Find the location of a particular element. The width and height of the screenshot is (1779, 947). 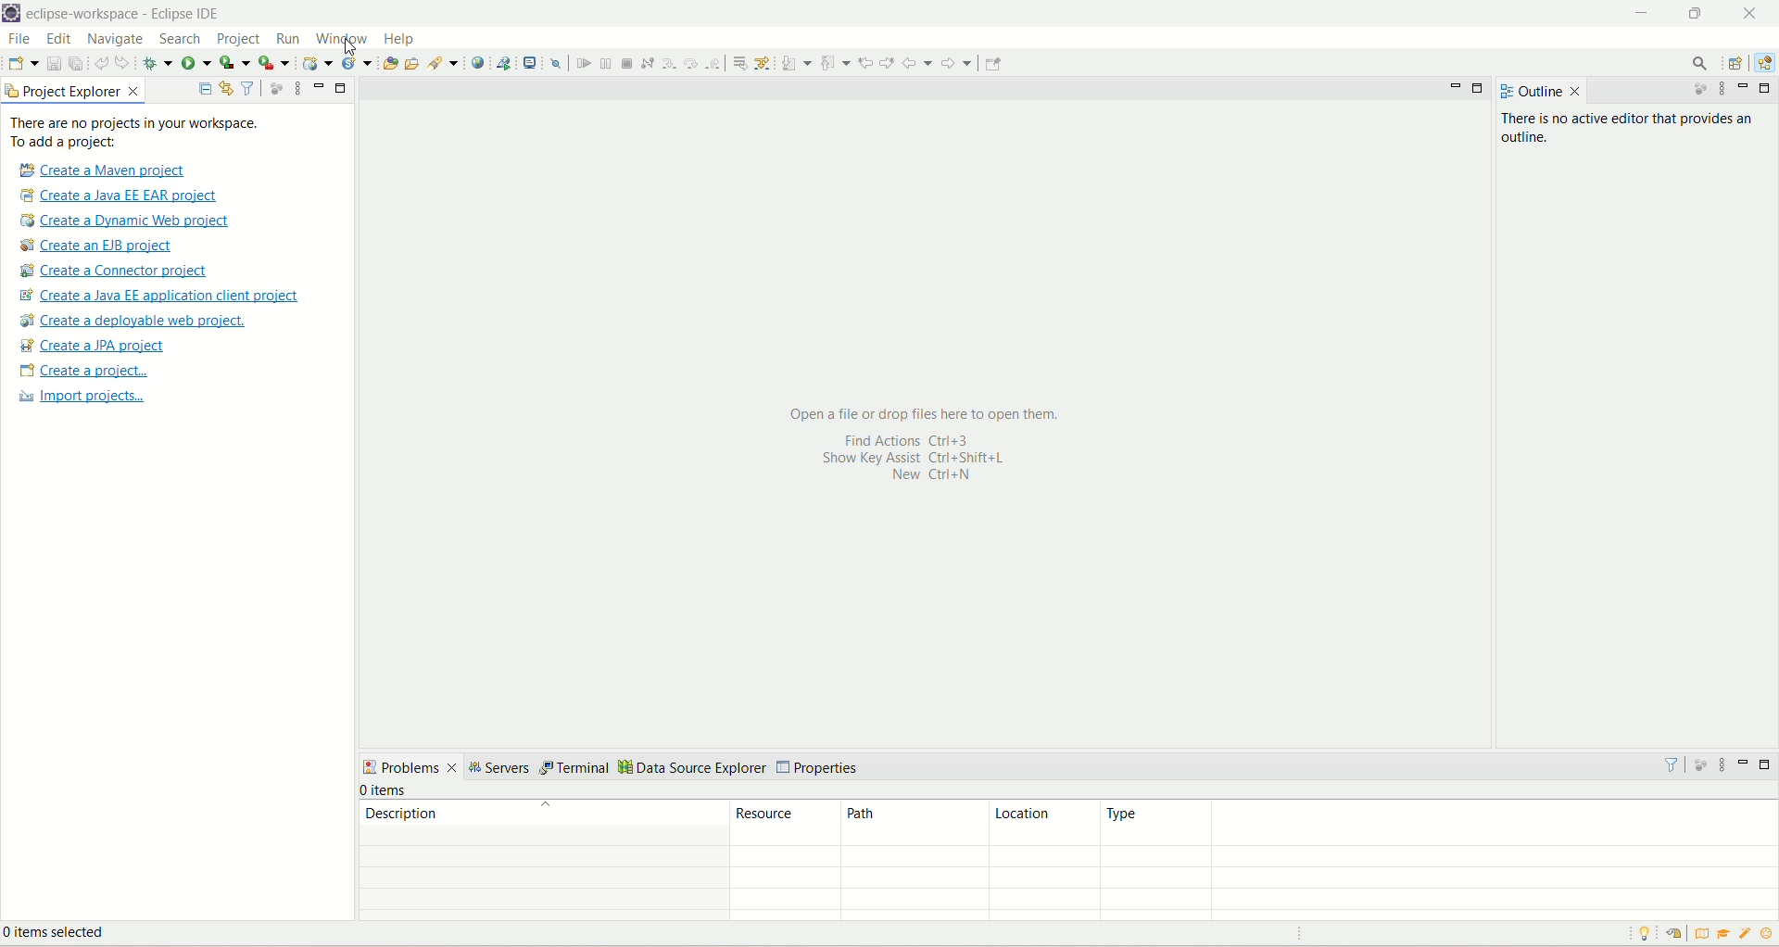

filters is located at coordinates (1671, 764).